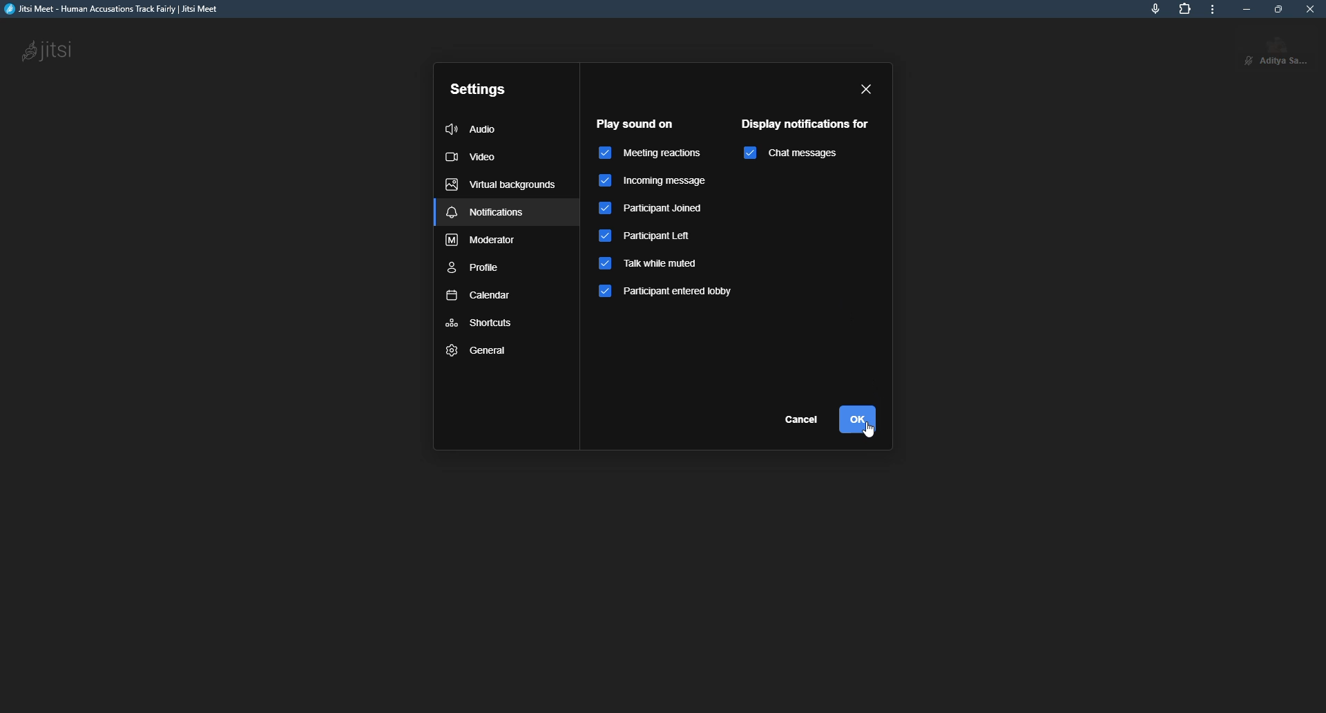 This screenshot has height=713, width=1326. What do you see at coordinates (478, 88) in the screenshot?
I see `settings` at bounding box center [478, 88].